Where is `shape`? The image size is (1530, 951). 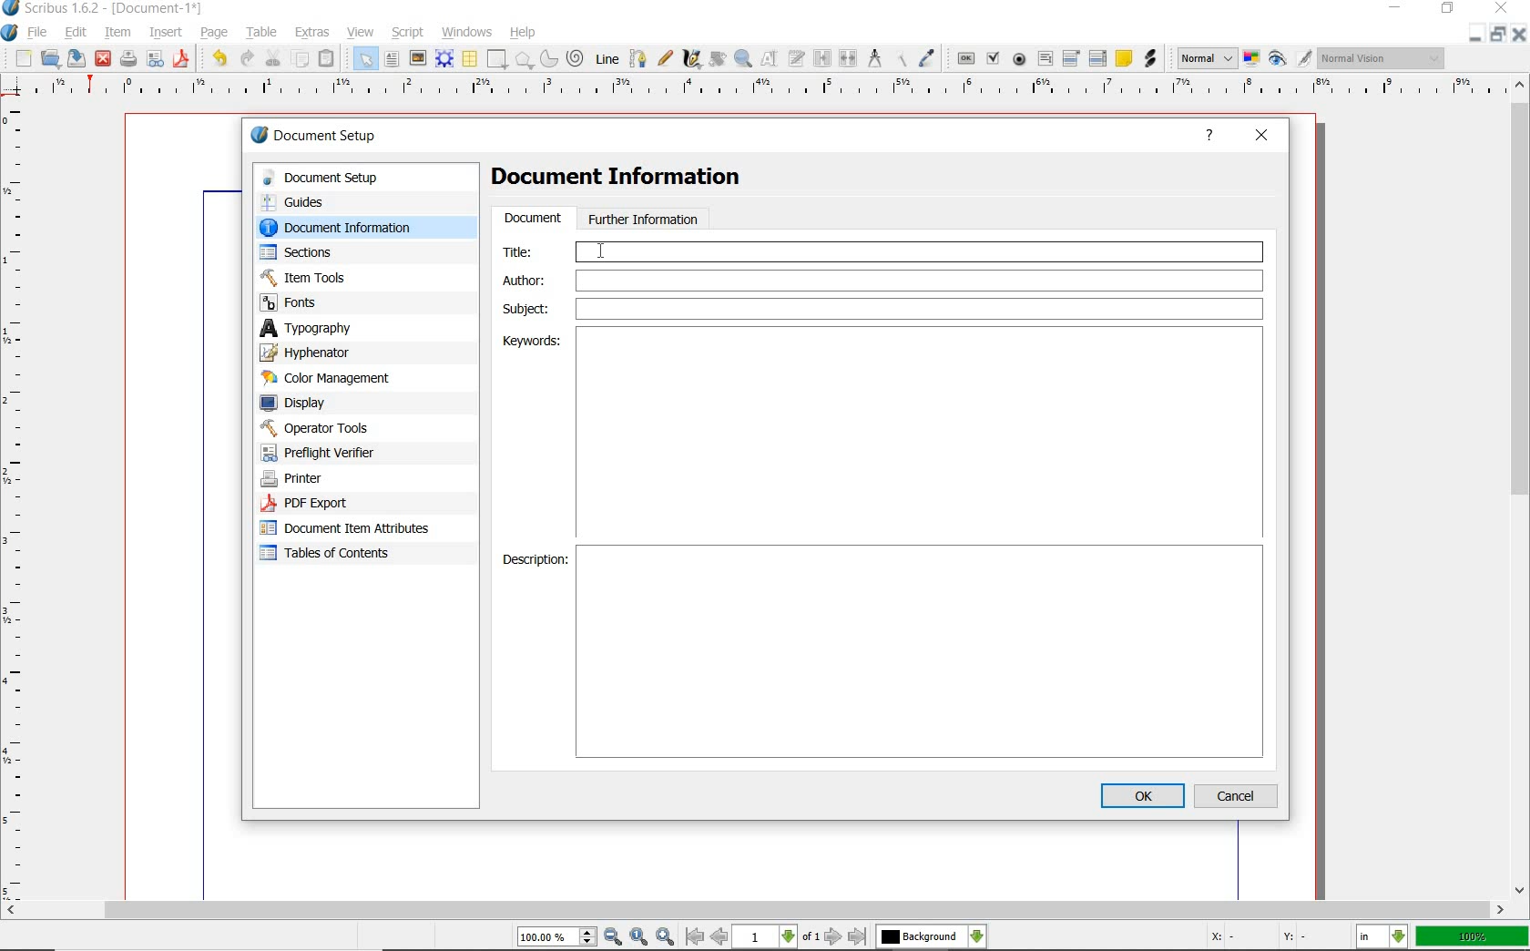 shape is located at coordinates (524, 59).